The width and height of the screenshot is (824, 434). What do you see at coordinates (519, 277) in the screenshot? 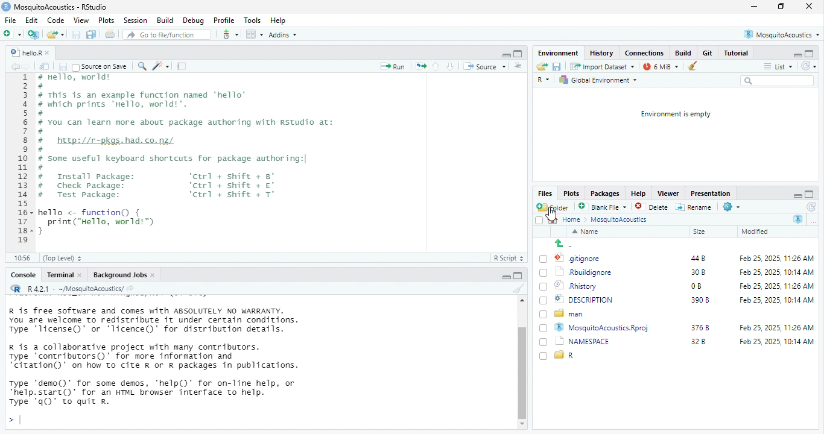
I see `hide console` at bounding box center [519, 277].